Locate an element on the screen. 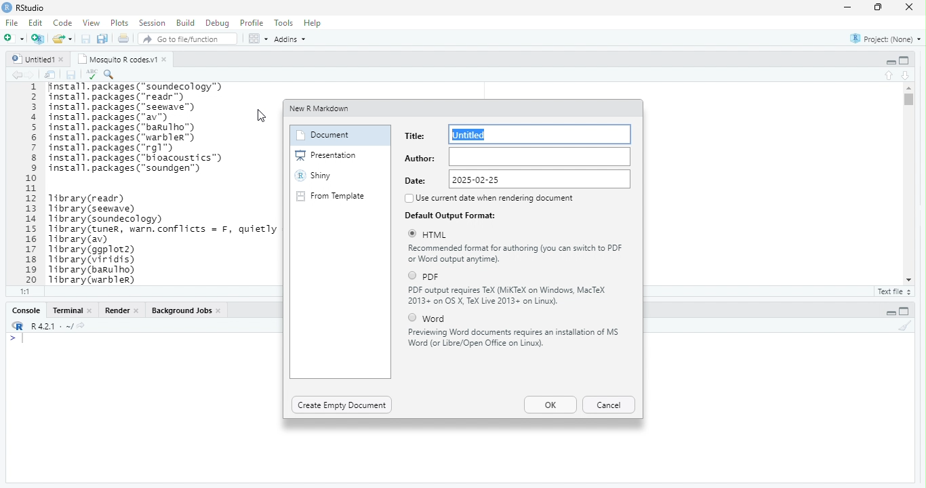 This screenshot has height=488, width=926. Project: (None) is located at coordinates (886, 39).